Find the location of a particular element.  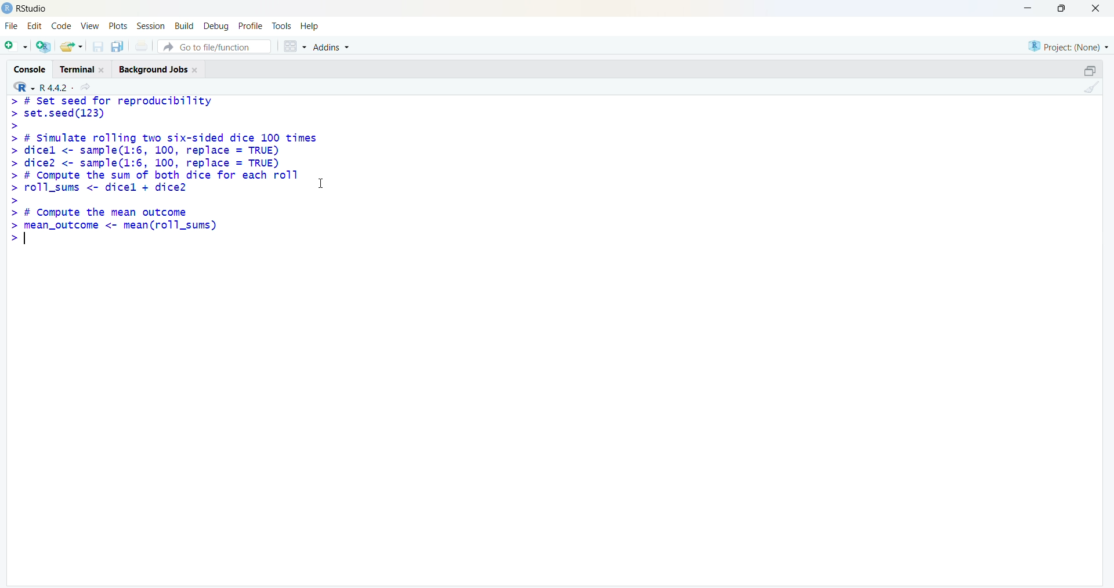

add file as is located at coordinates (17, 46).